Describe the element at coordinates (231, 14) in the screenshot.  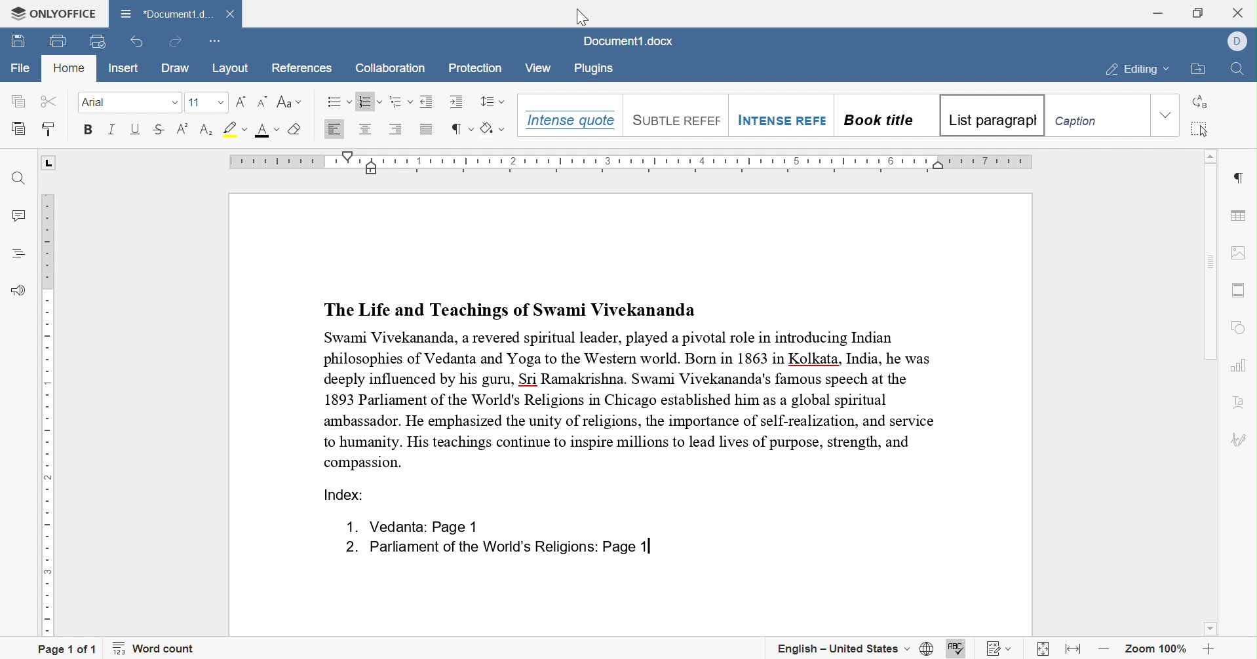
I see `close` at that location.